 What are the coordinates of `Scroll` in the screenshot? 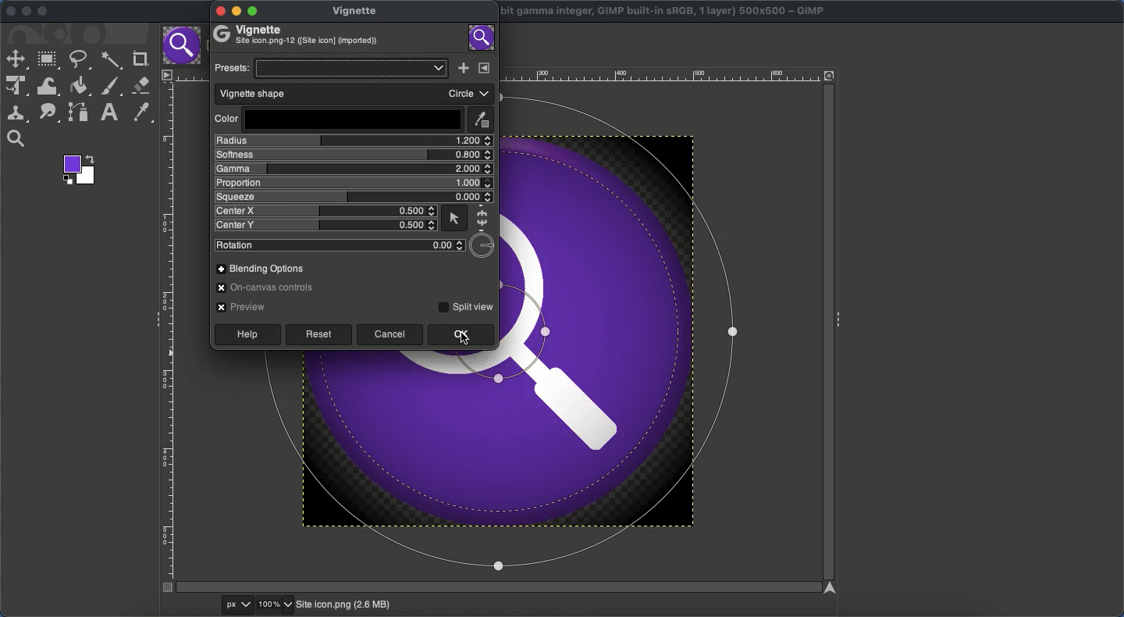 It's located at (826, 333).